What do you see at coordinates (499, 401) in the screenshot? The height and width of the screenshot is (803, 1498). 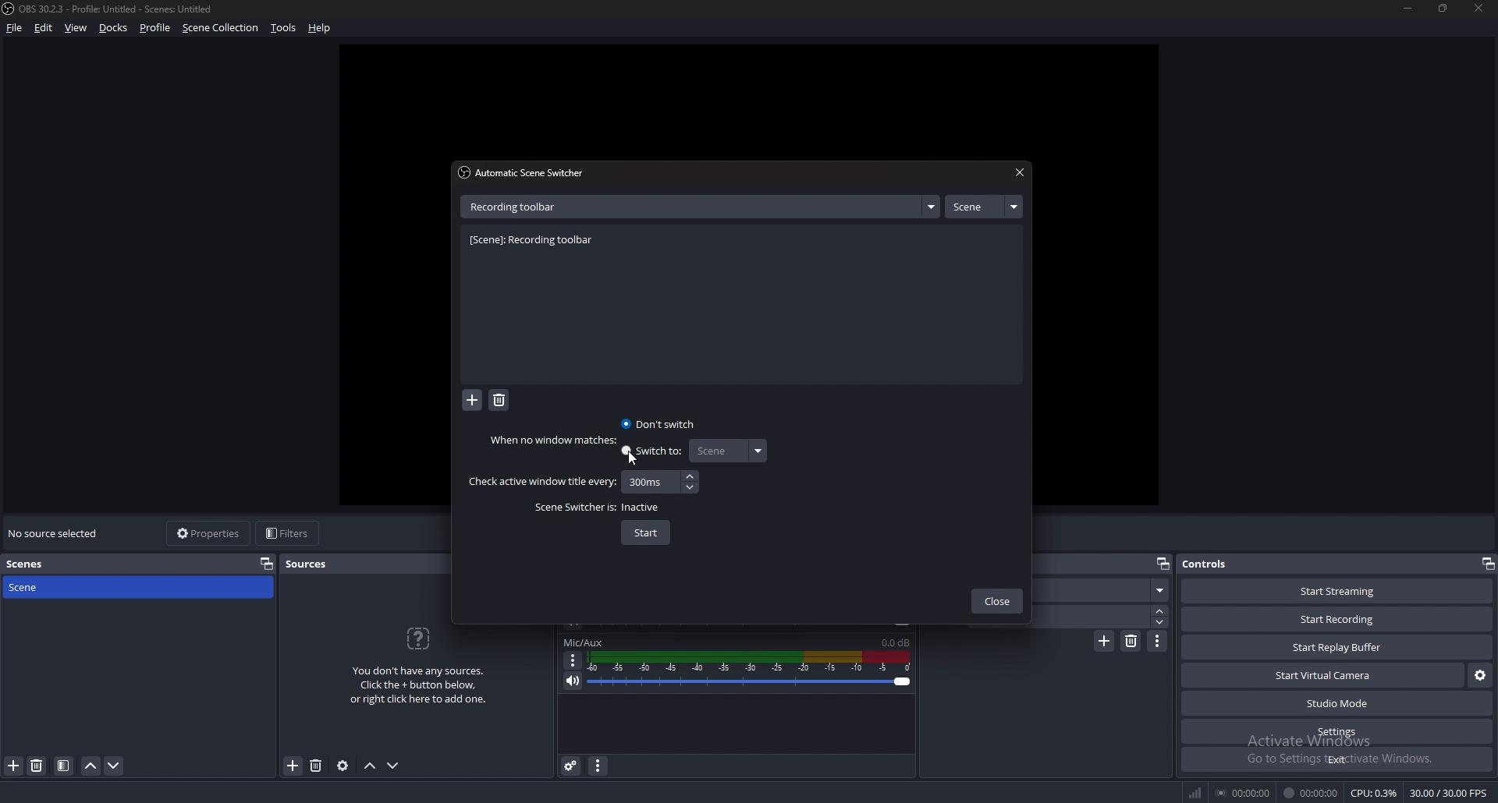 I see `remove` at bounding box center [499, 401].